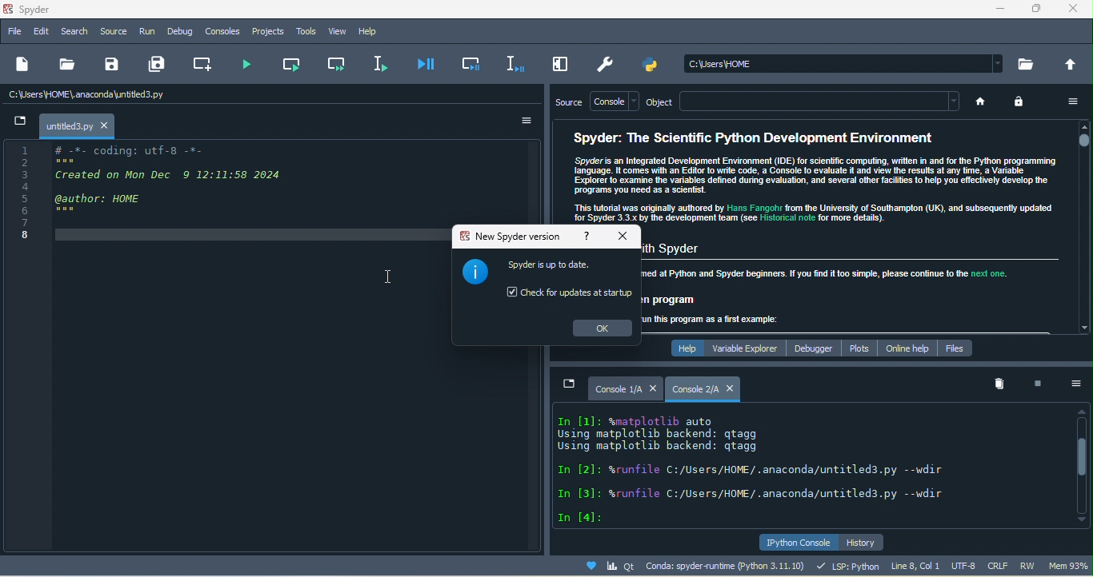 This screenshot has width=1093, height=577. What do you see at coordinates (510, 63) in the screenshot?
I see `debug selection` at bounding box center [510, 63].